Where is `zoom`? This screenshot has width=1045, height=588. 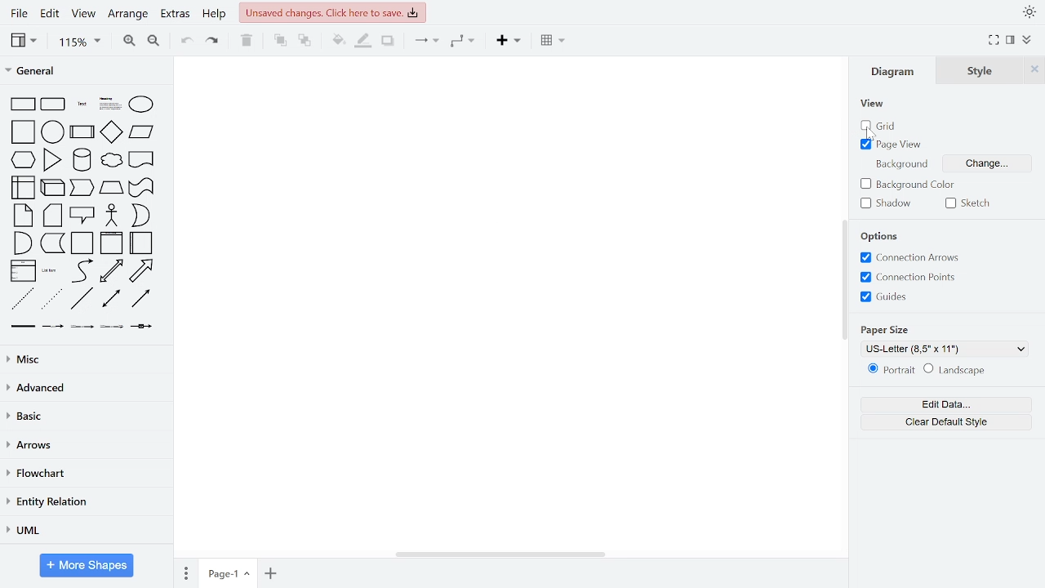 zoom is located at coordinates (79, 42).